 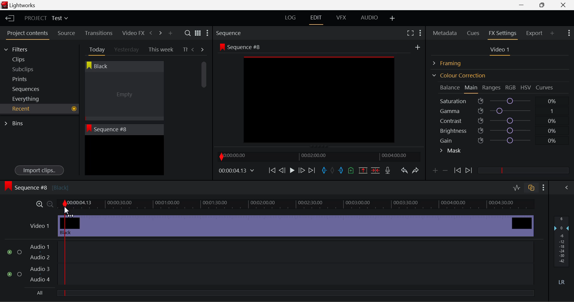 I want to click on Recent Tab Open, so click(x=39, y=109).